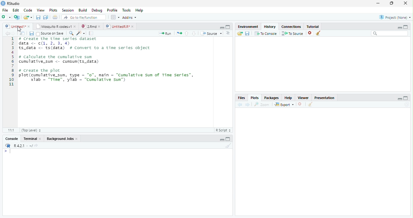  I want to click on Go to the next section , so click(194, 34).